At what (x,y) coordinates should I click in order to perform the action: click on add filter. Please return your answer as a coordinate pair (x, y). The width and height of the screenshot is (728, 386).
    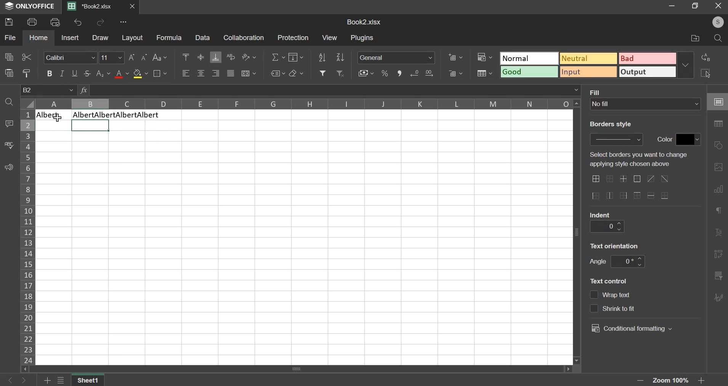
    Looking at the image, I should click on (323, 73).